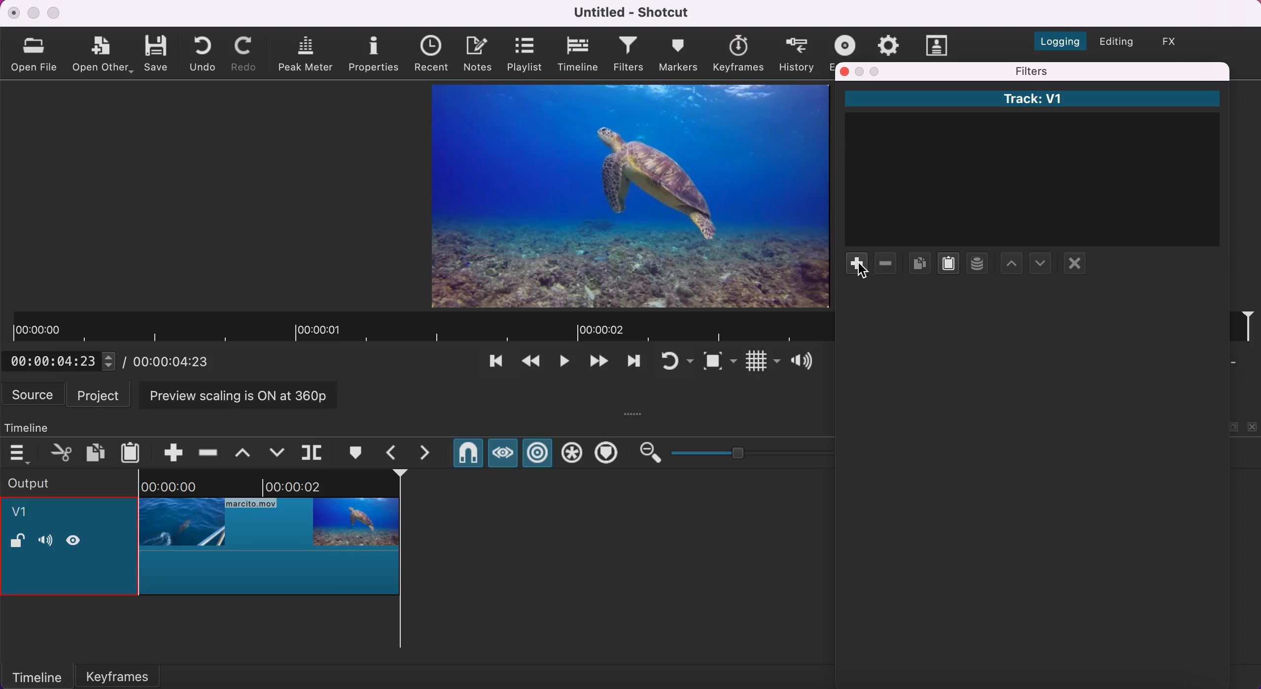  Describe the element at coordinates (1011, 263) in the screenshot. I see `move filter down` at that location.